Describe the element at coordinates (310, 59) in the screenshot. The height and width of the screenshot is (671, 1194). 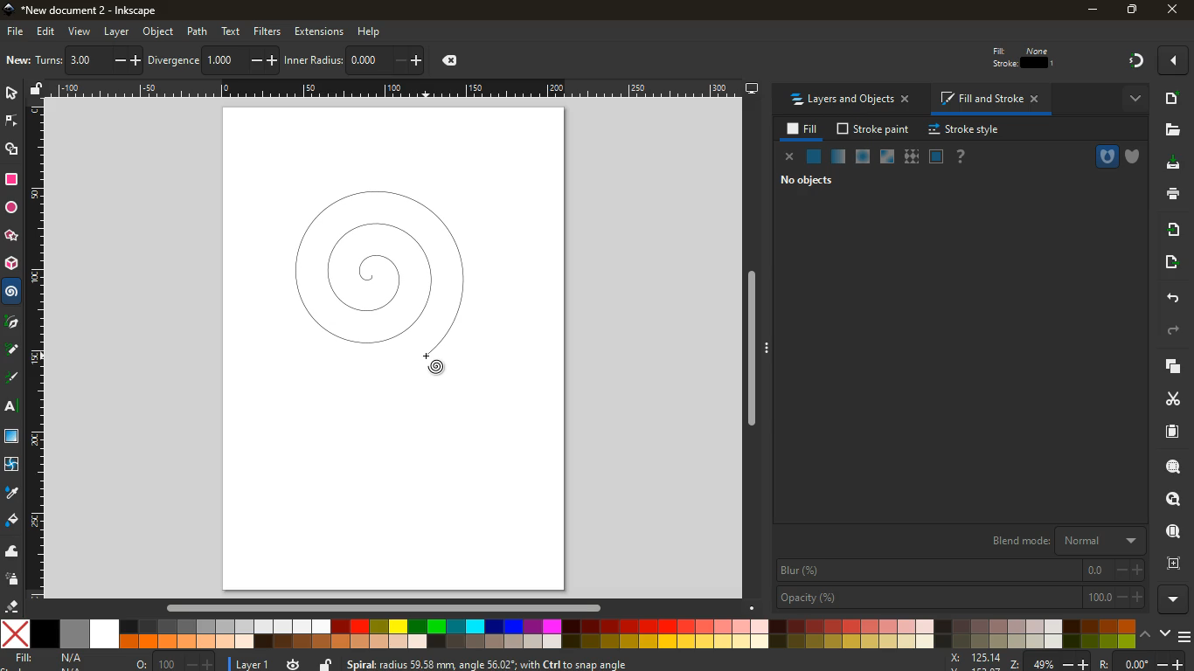
I see `` at that location.